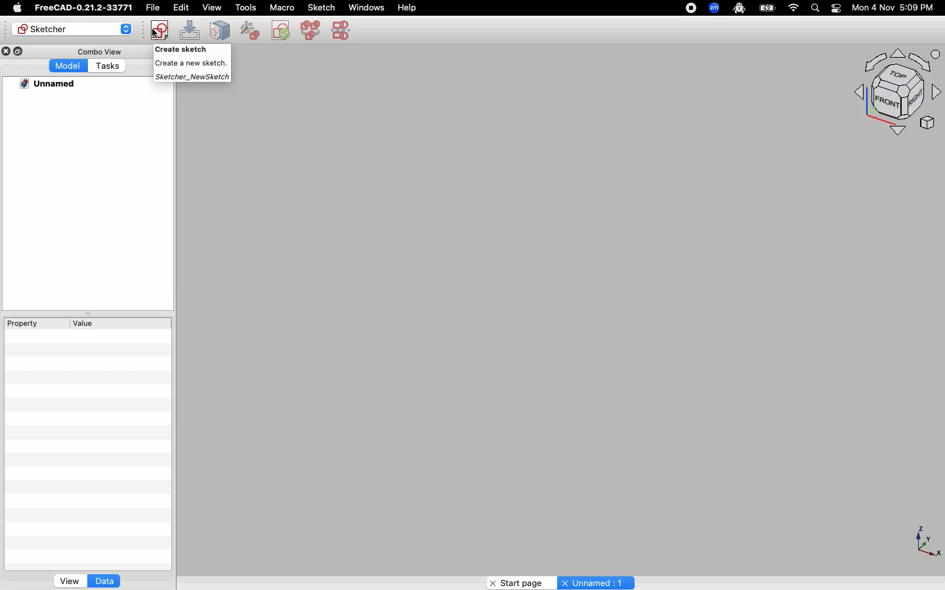  Describe the element at coordinates (212, 7) in the screenshot. I see `view` at that location.